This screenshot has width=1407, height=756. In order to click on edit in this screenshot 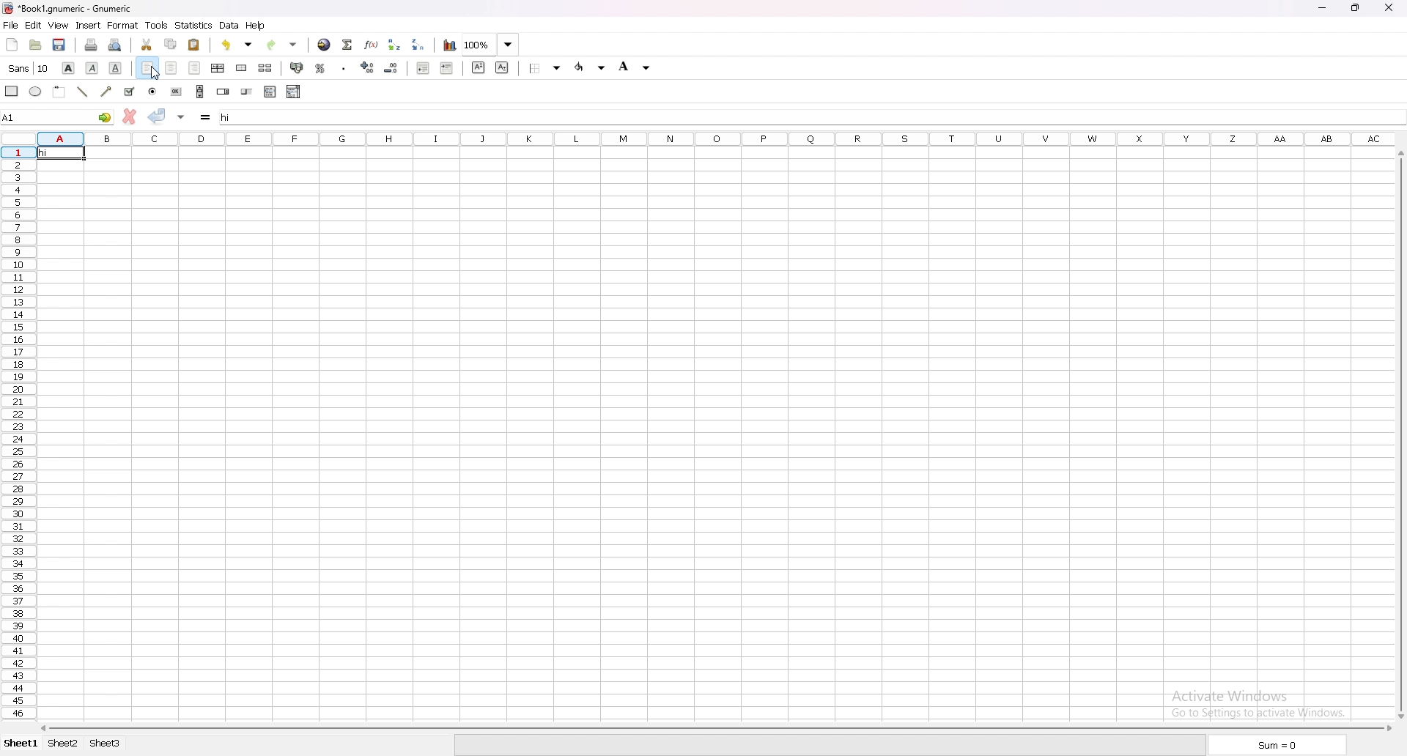, I will do `click(33, 25)`.